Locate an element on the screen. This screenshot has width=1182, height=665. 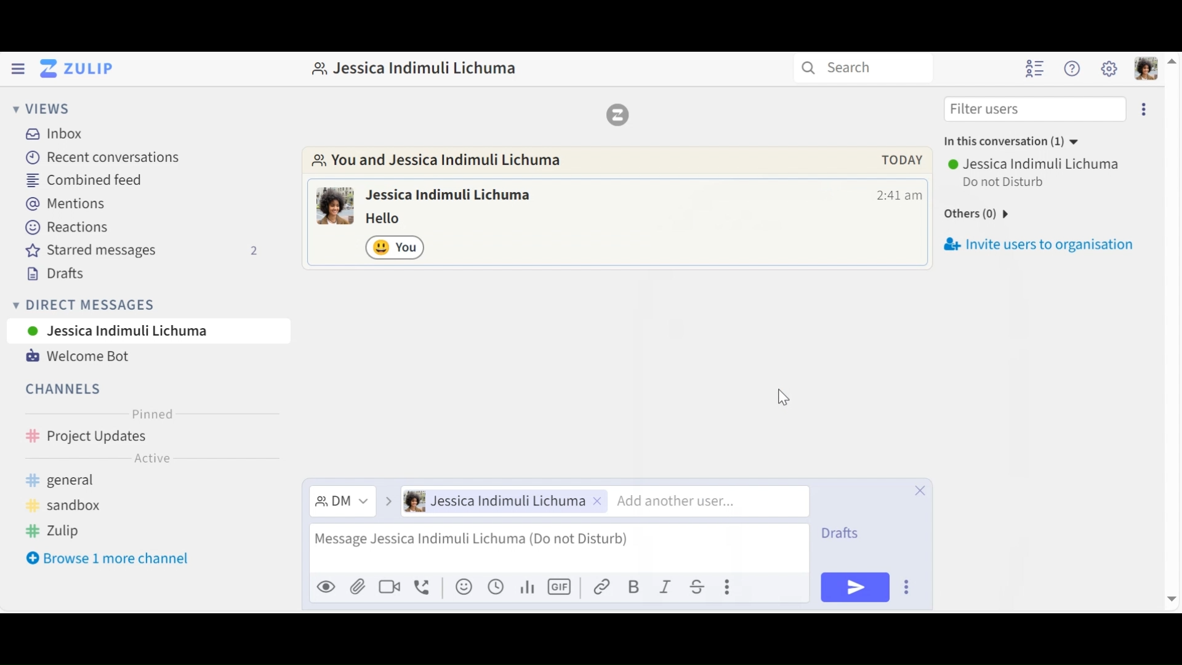
Filter users is located at coordinates (1035, 108).